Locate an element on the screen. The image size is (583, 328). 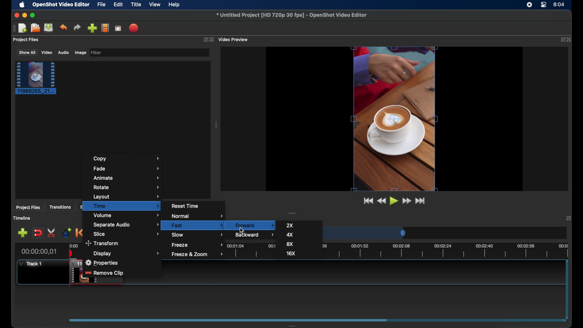
video preview is located at coordinates (234, 39).